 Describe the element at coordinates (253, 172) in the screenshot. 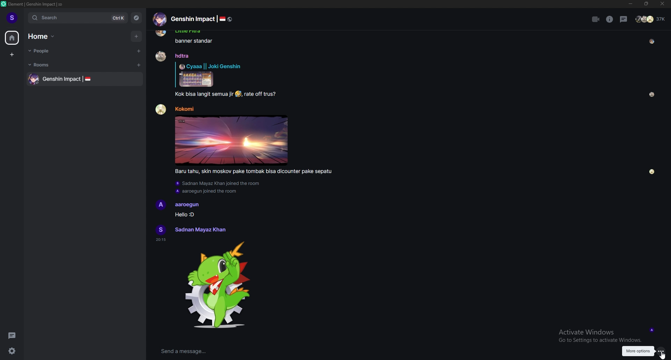

I see `Baru tahu, skin moskov pake tombak bisa dicounter pake sepatu` at that location.